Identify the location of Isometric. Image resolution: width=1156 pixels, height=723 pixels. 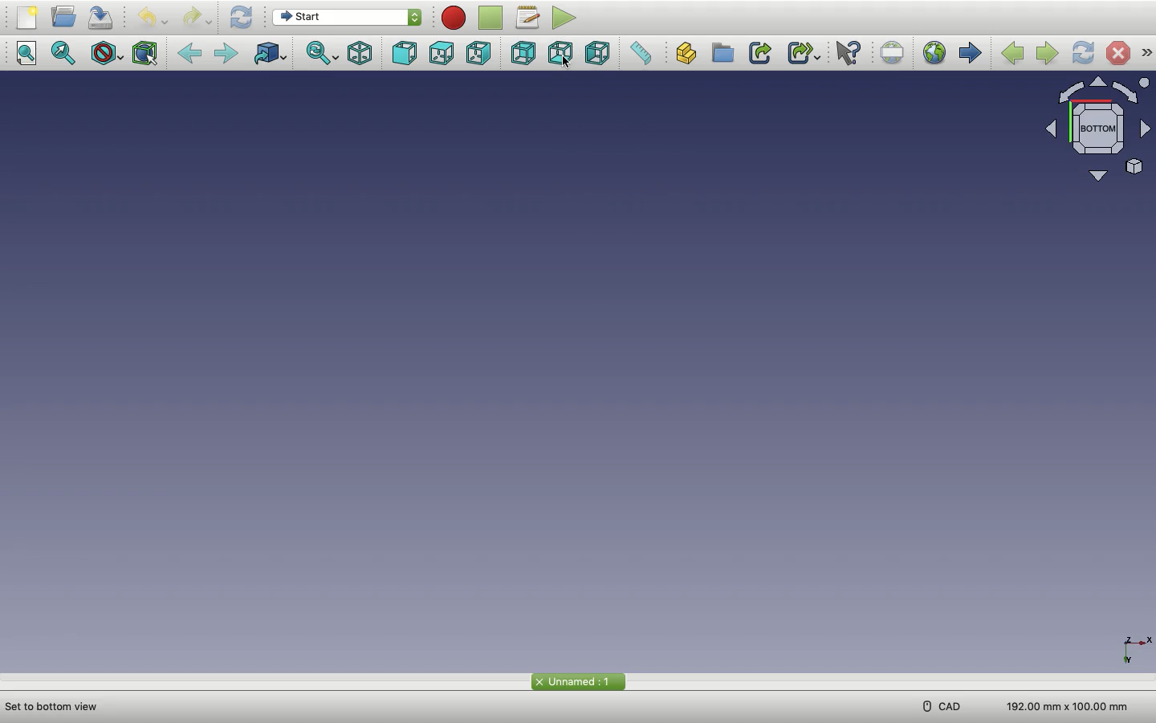
(362, 55).